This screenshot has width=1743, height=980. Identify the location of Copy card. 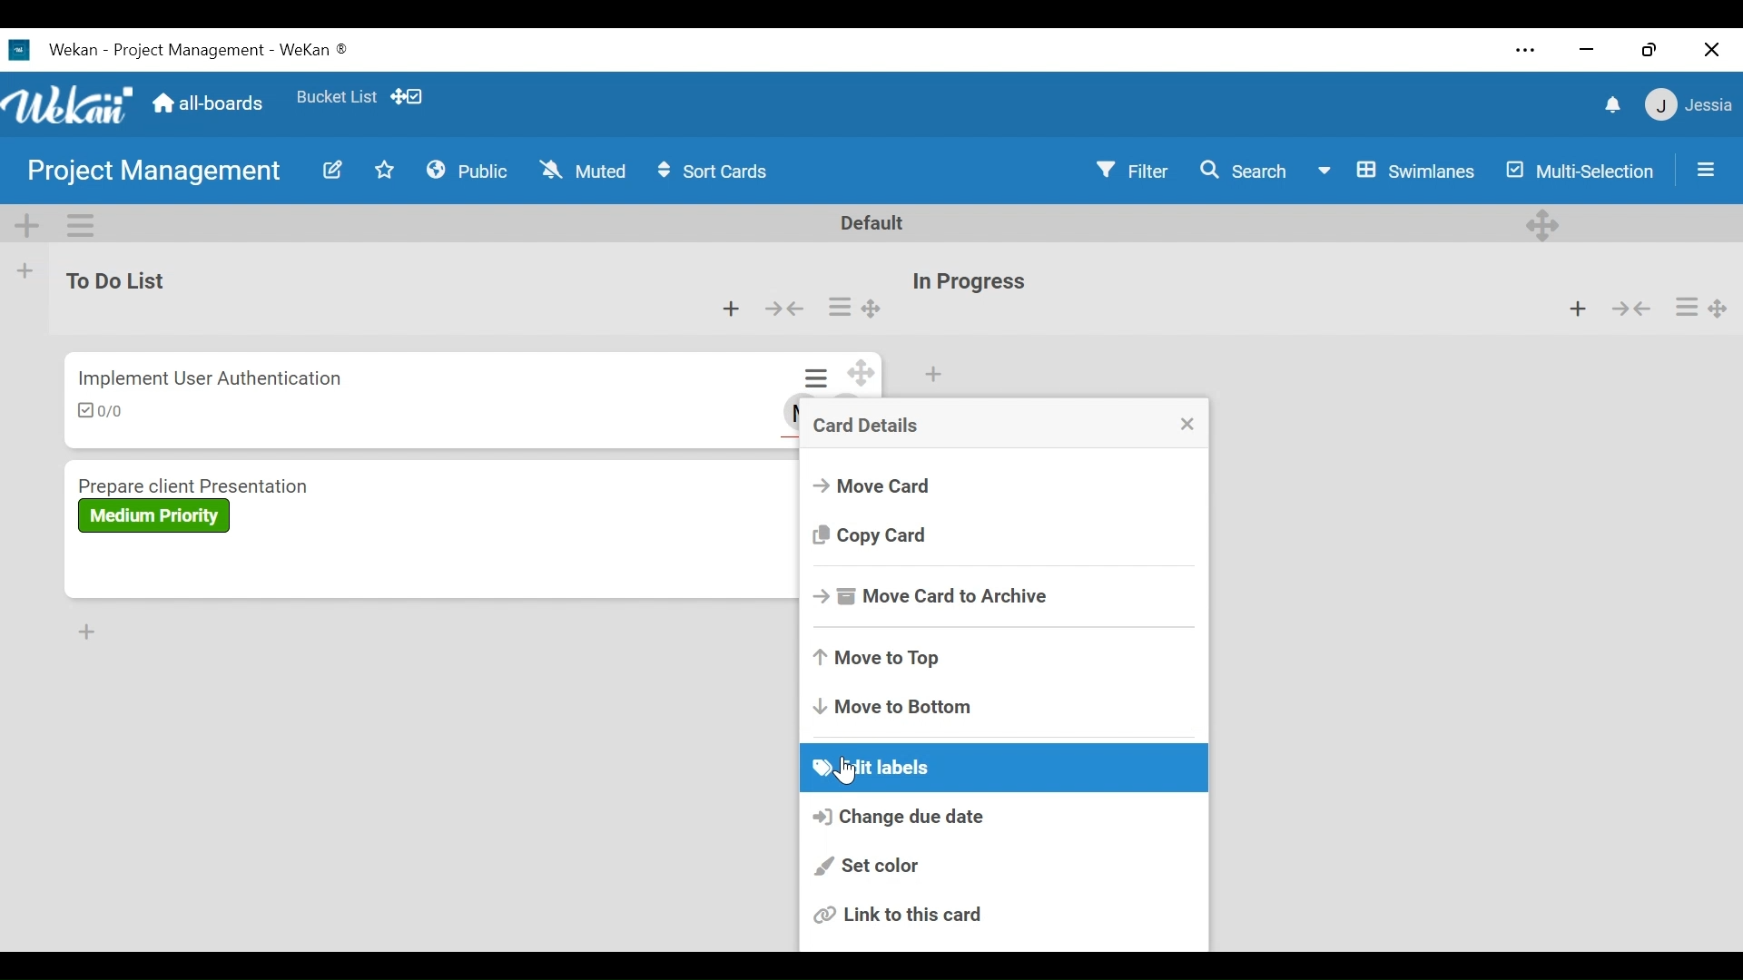
(871, 535).